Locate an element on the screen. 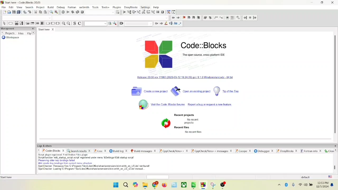 Image resolution: width=338 pixels, height=190 pixels. copy is located at coordinates (40, 12).